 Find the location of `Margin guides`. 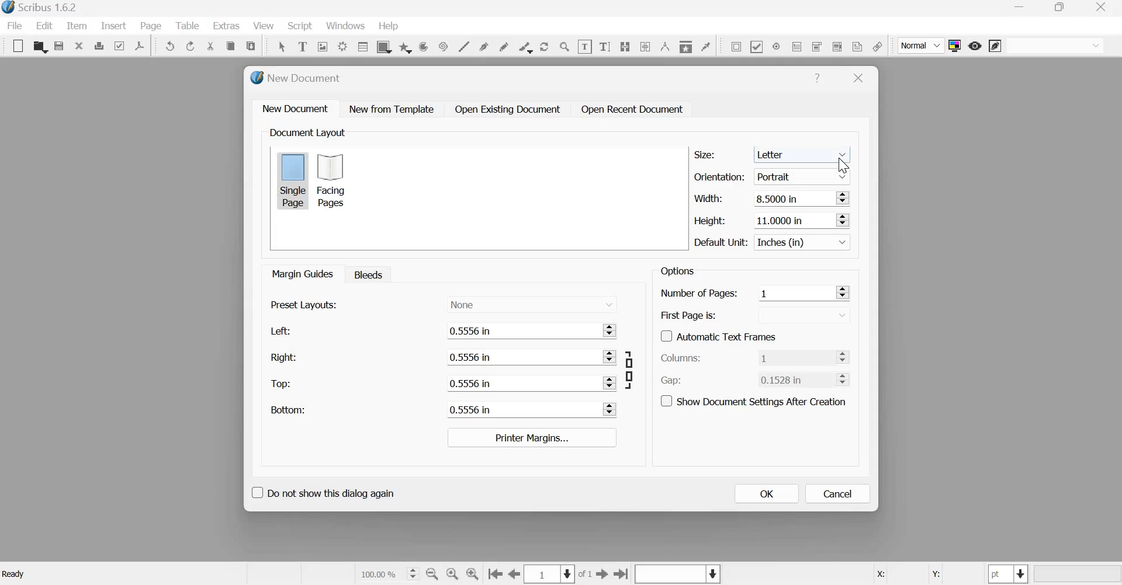

Margin guides is located at coordinates (301, 273).